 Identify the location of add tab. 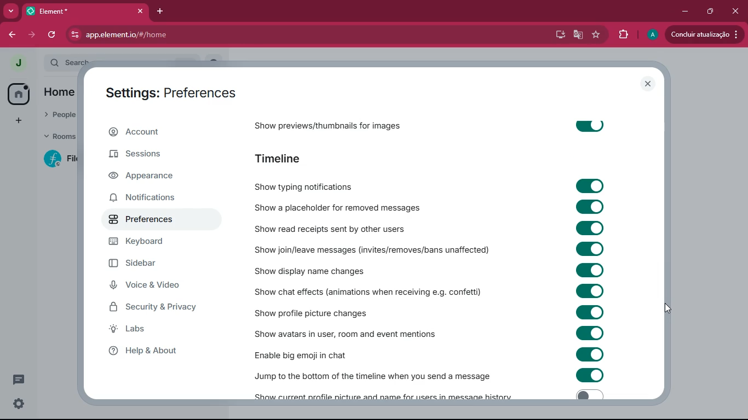
(158, 11).